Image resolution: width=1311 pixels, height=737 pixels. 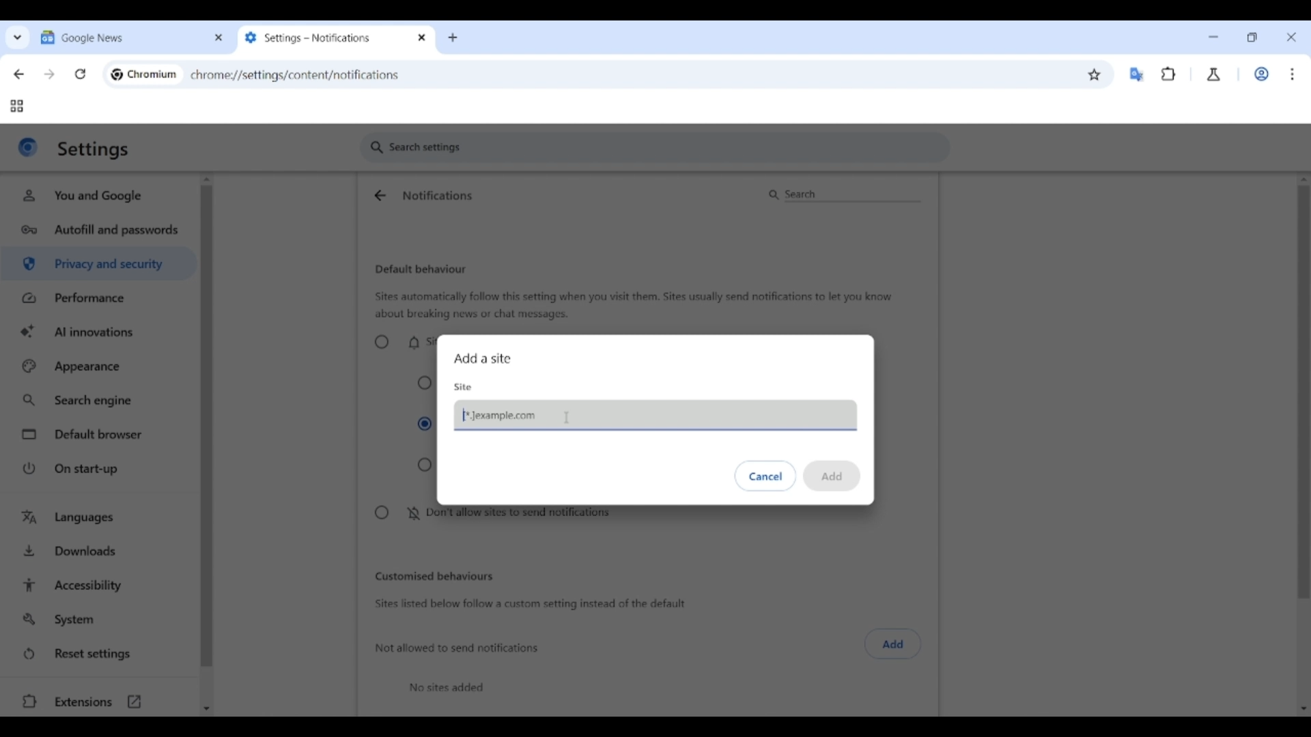 What do you see at coordinates (434, 576) in the screenshot?
I see `Customized behaviors` at bounding box center [434, 576].